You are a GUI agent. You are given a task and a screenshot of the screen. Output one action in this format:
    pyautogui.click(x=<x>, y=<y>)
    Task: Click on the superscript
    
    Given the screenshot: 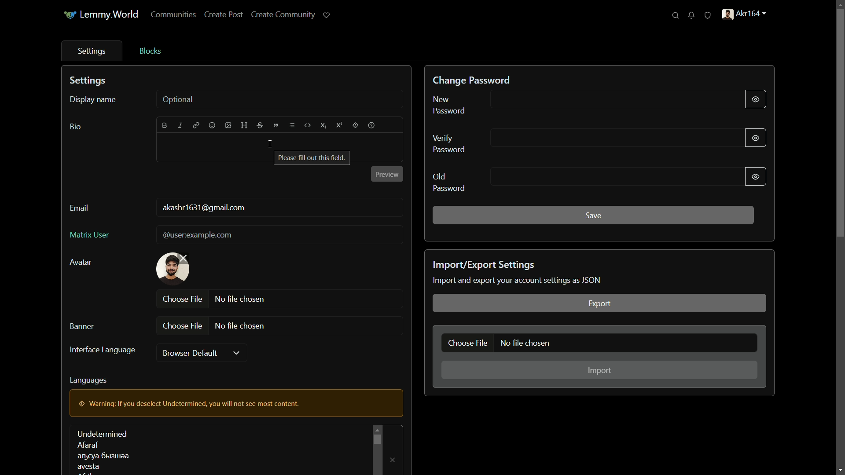 What is the action you would take?
    pyautogui.click(x=340, y=125)
    